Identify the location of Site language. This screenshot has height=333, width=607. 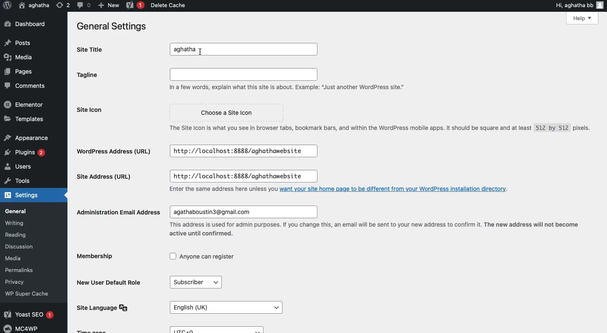
(106, 307).